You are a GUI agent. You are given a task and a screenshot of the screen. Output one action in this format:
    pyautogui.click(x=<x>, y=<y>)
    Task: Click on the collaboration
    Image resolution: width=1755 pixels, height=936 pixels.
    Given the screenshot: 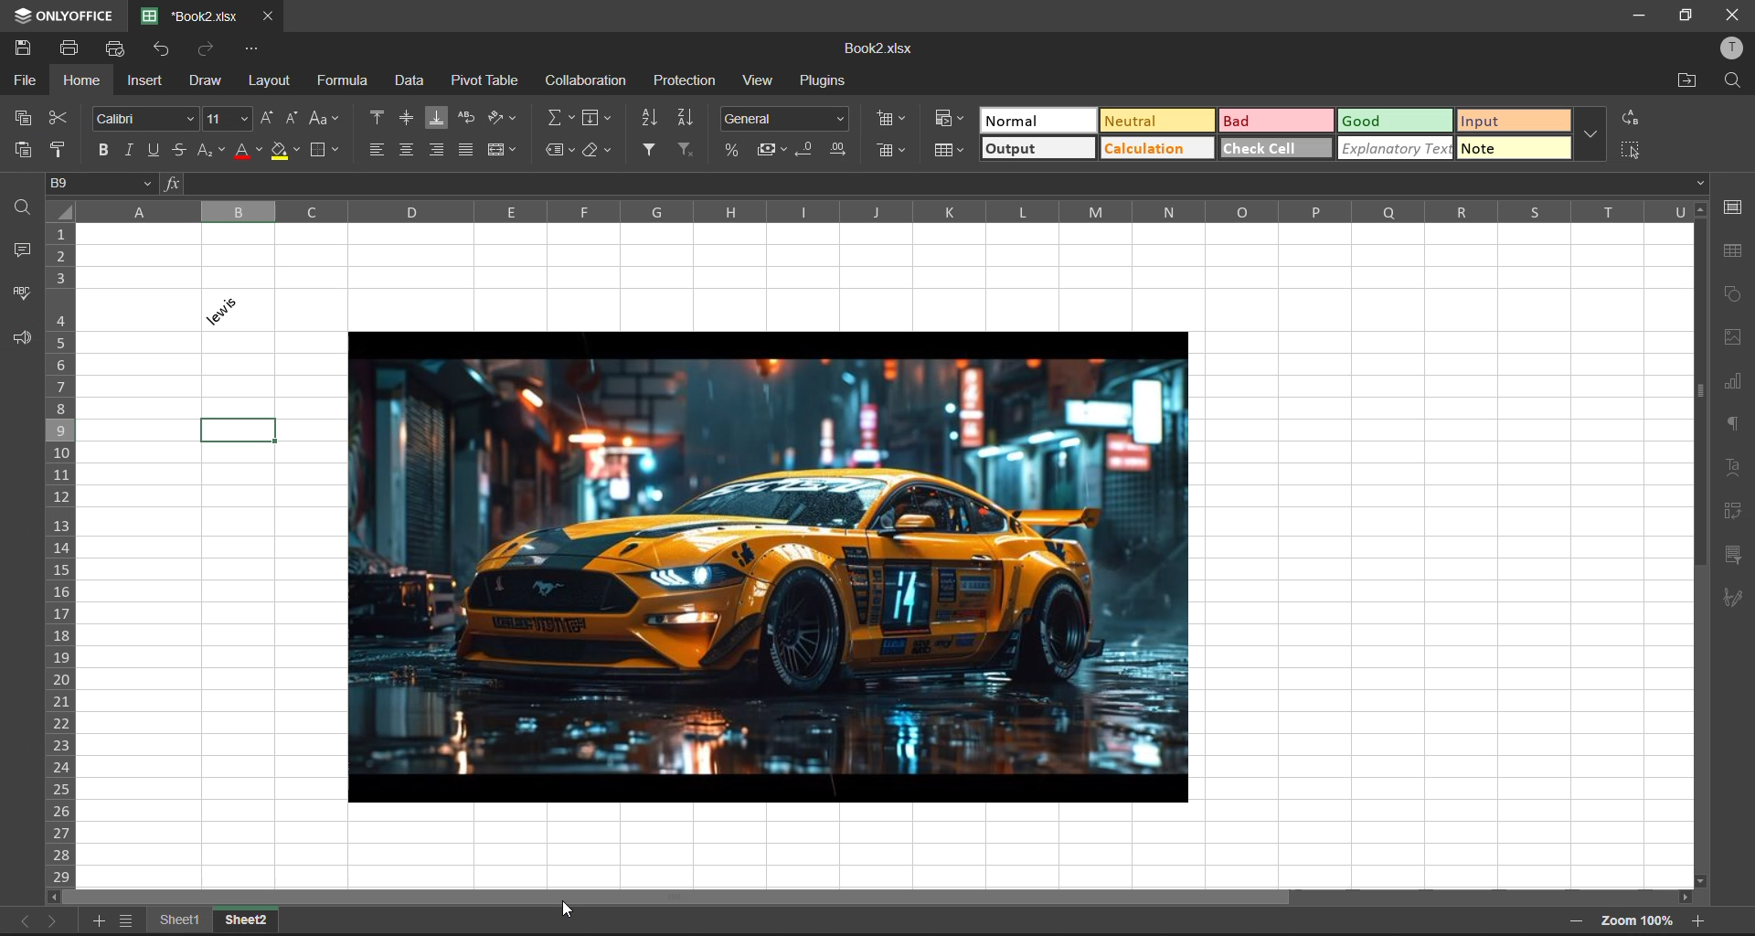 What is the action you would take?
    pyautogui.click(x=592, y=80)
    